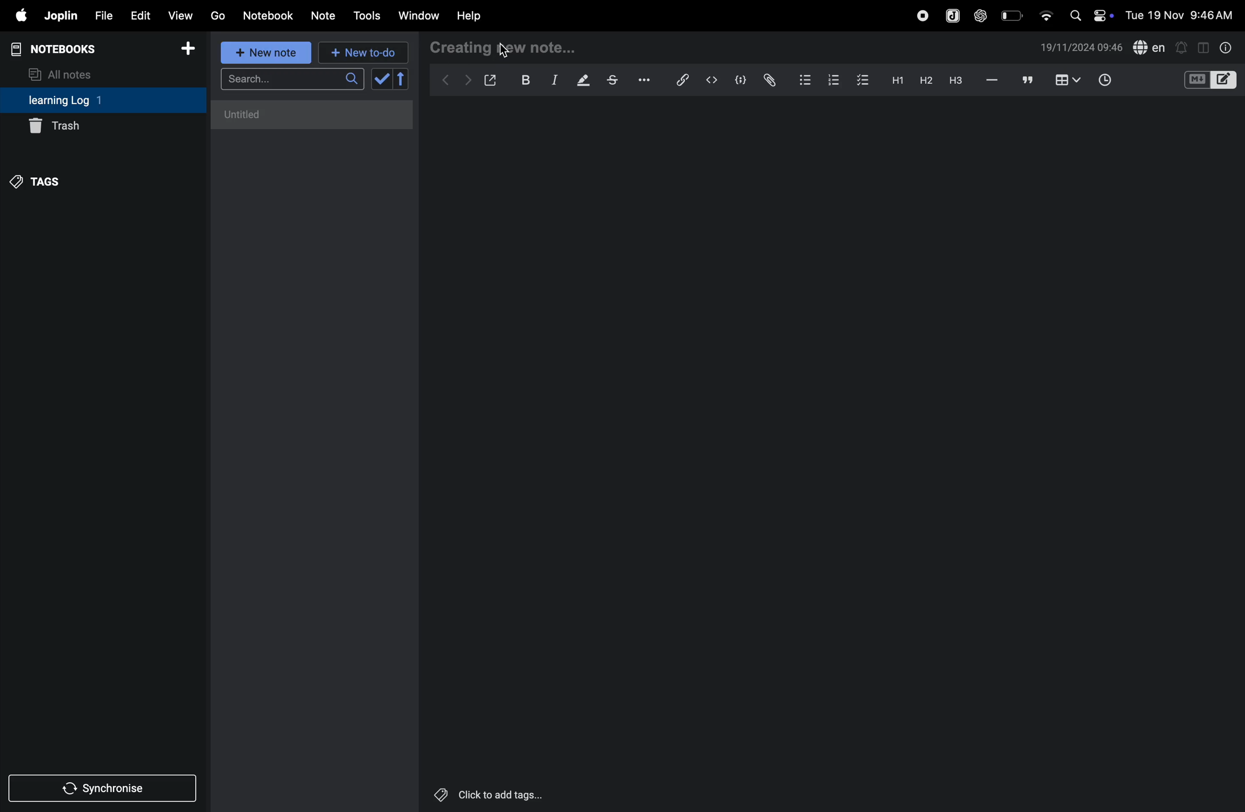  I want to click on date and time, so click(1081, 48).